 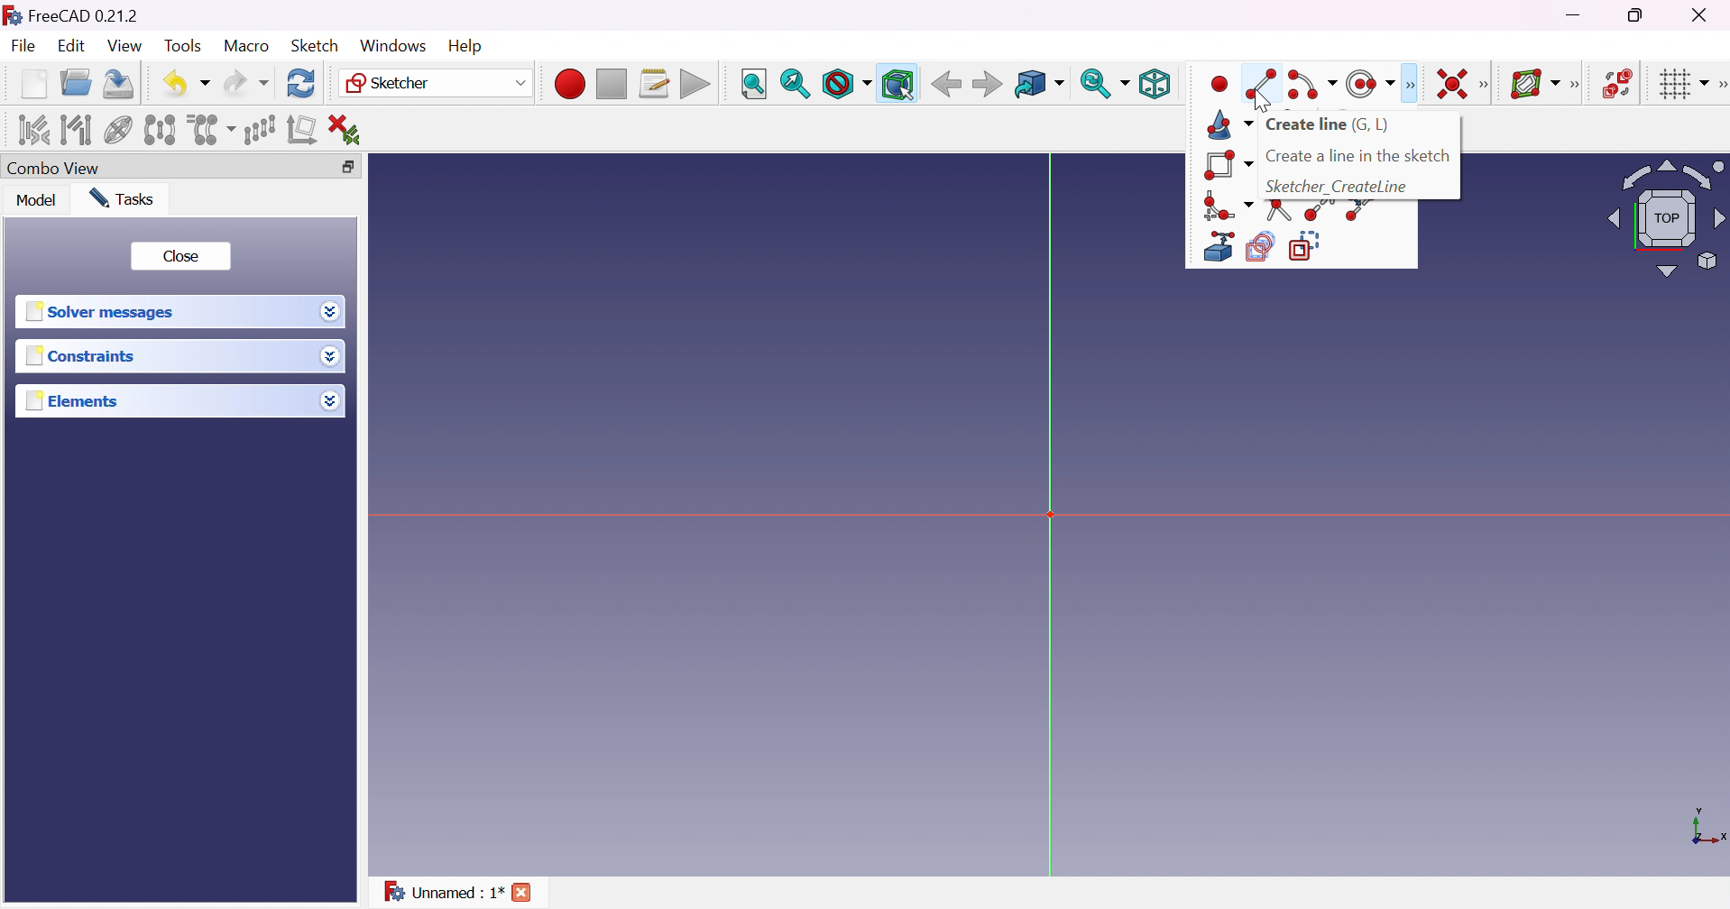 I want to click on Undo, so click(x=186, y=82).